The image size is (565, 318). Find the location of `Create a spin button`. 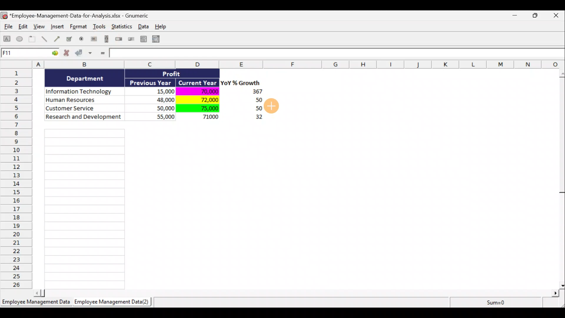

Create a spin button is located at coordinates (119, 39).